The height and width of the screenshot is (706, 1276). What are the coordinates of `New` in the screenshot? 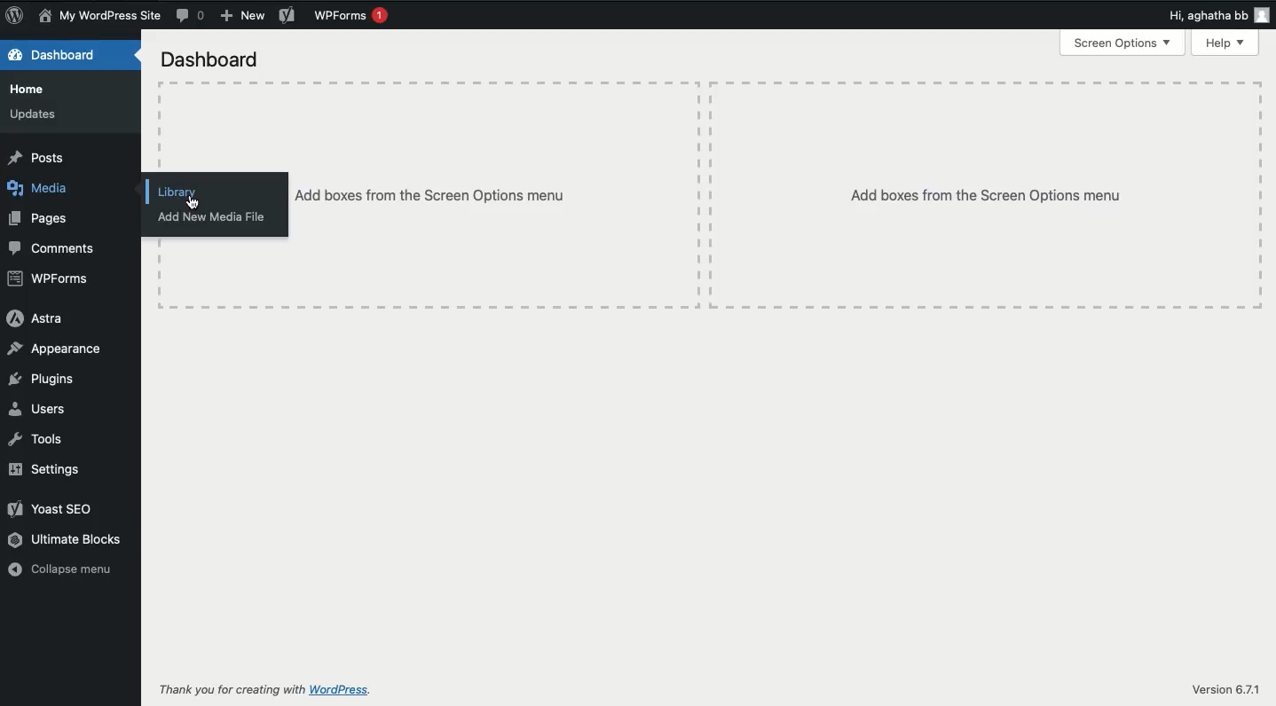 It's located at (244, 18).